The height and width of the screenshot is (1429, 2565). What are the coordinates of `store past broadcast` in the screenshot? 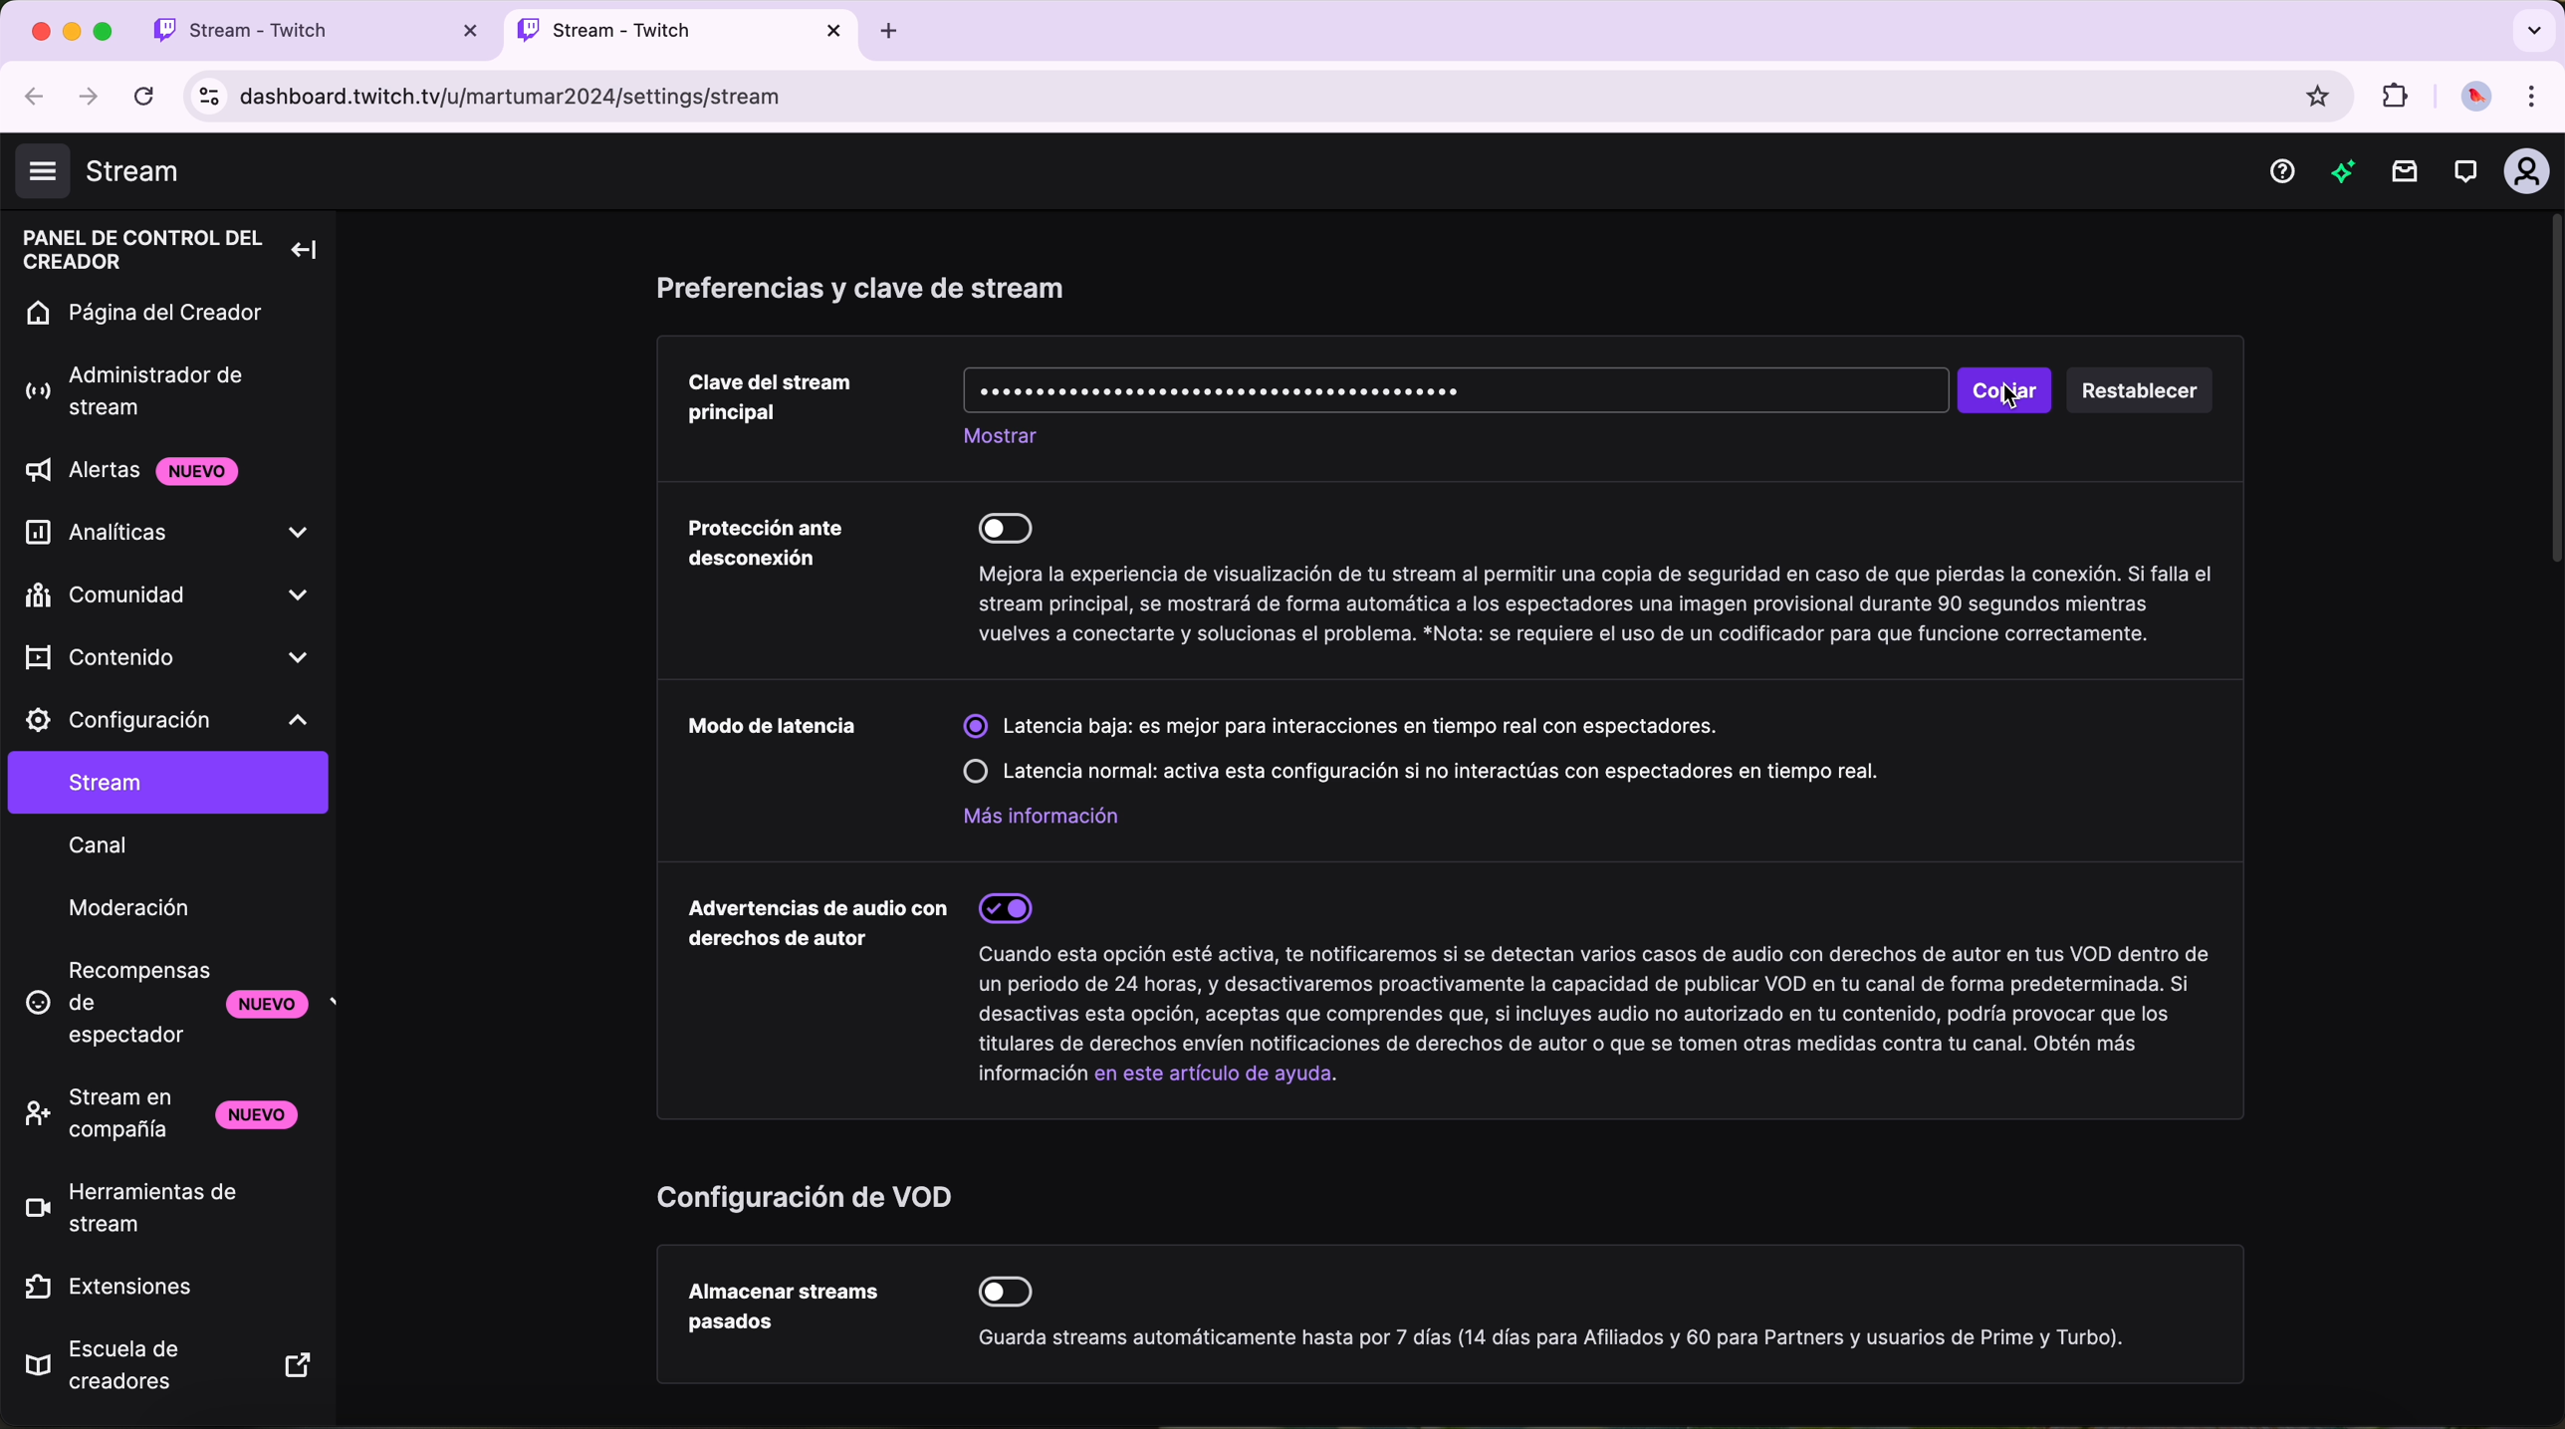 It's located at (783, 1308).